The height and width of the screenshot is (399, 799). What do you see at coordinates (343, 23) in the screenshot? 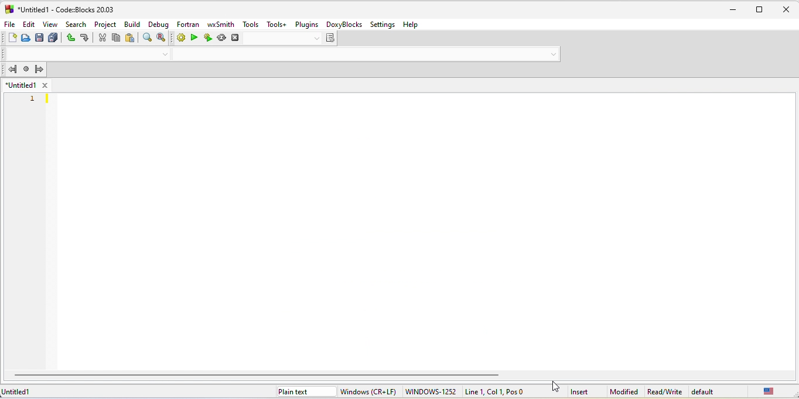
I see `doxyblocks` at bounding box center [343, 23].